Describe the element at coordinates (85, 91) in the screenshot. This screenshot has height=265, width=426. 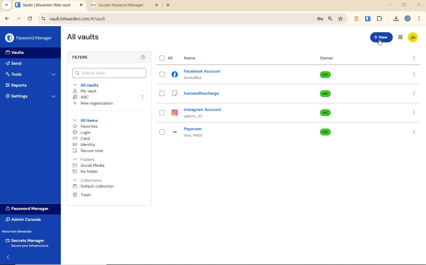
I see `My Vault` at that location.